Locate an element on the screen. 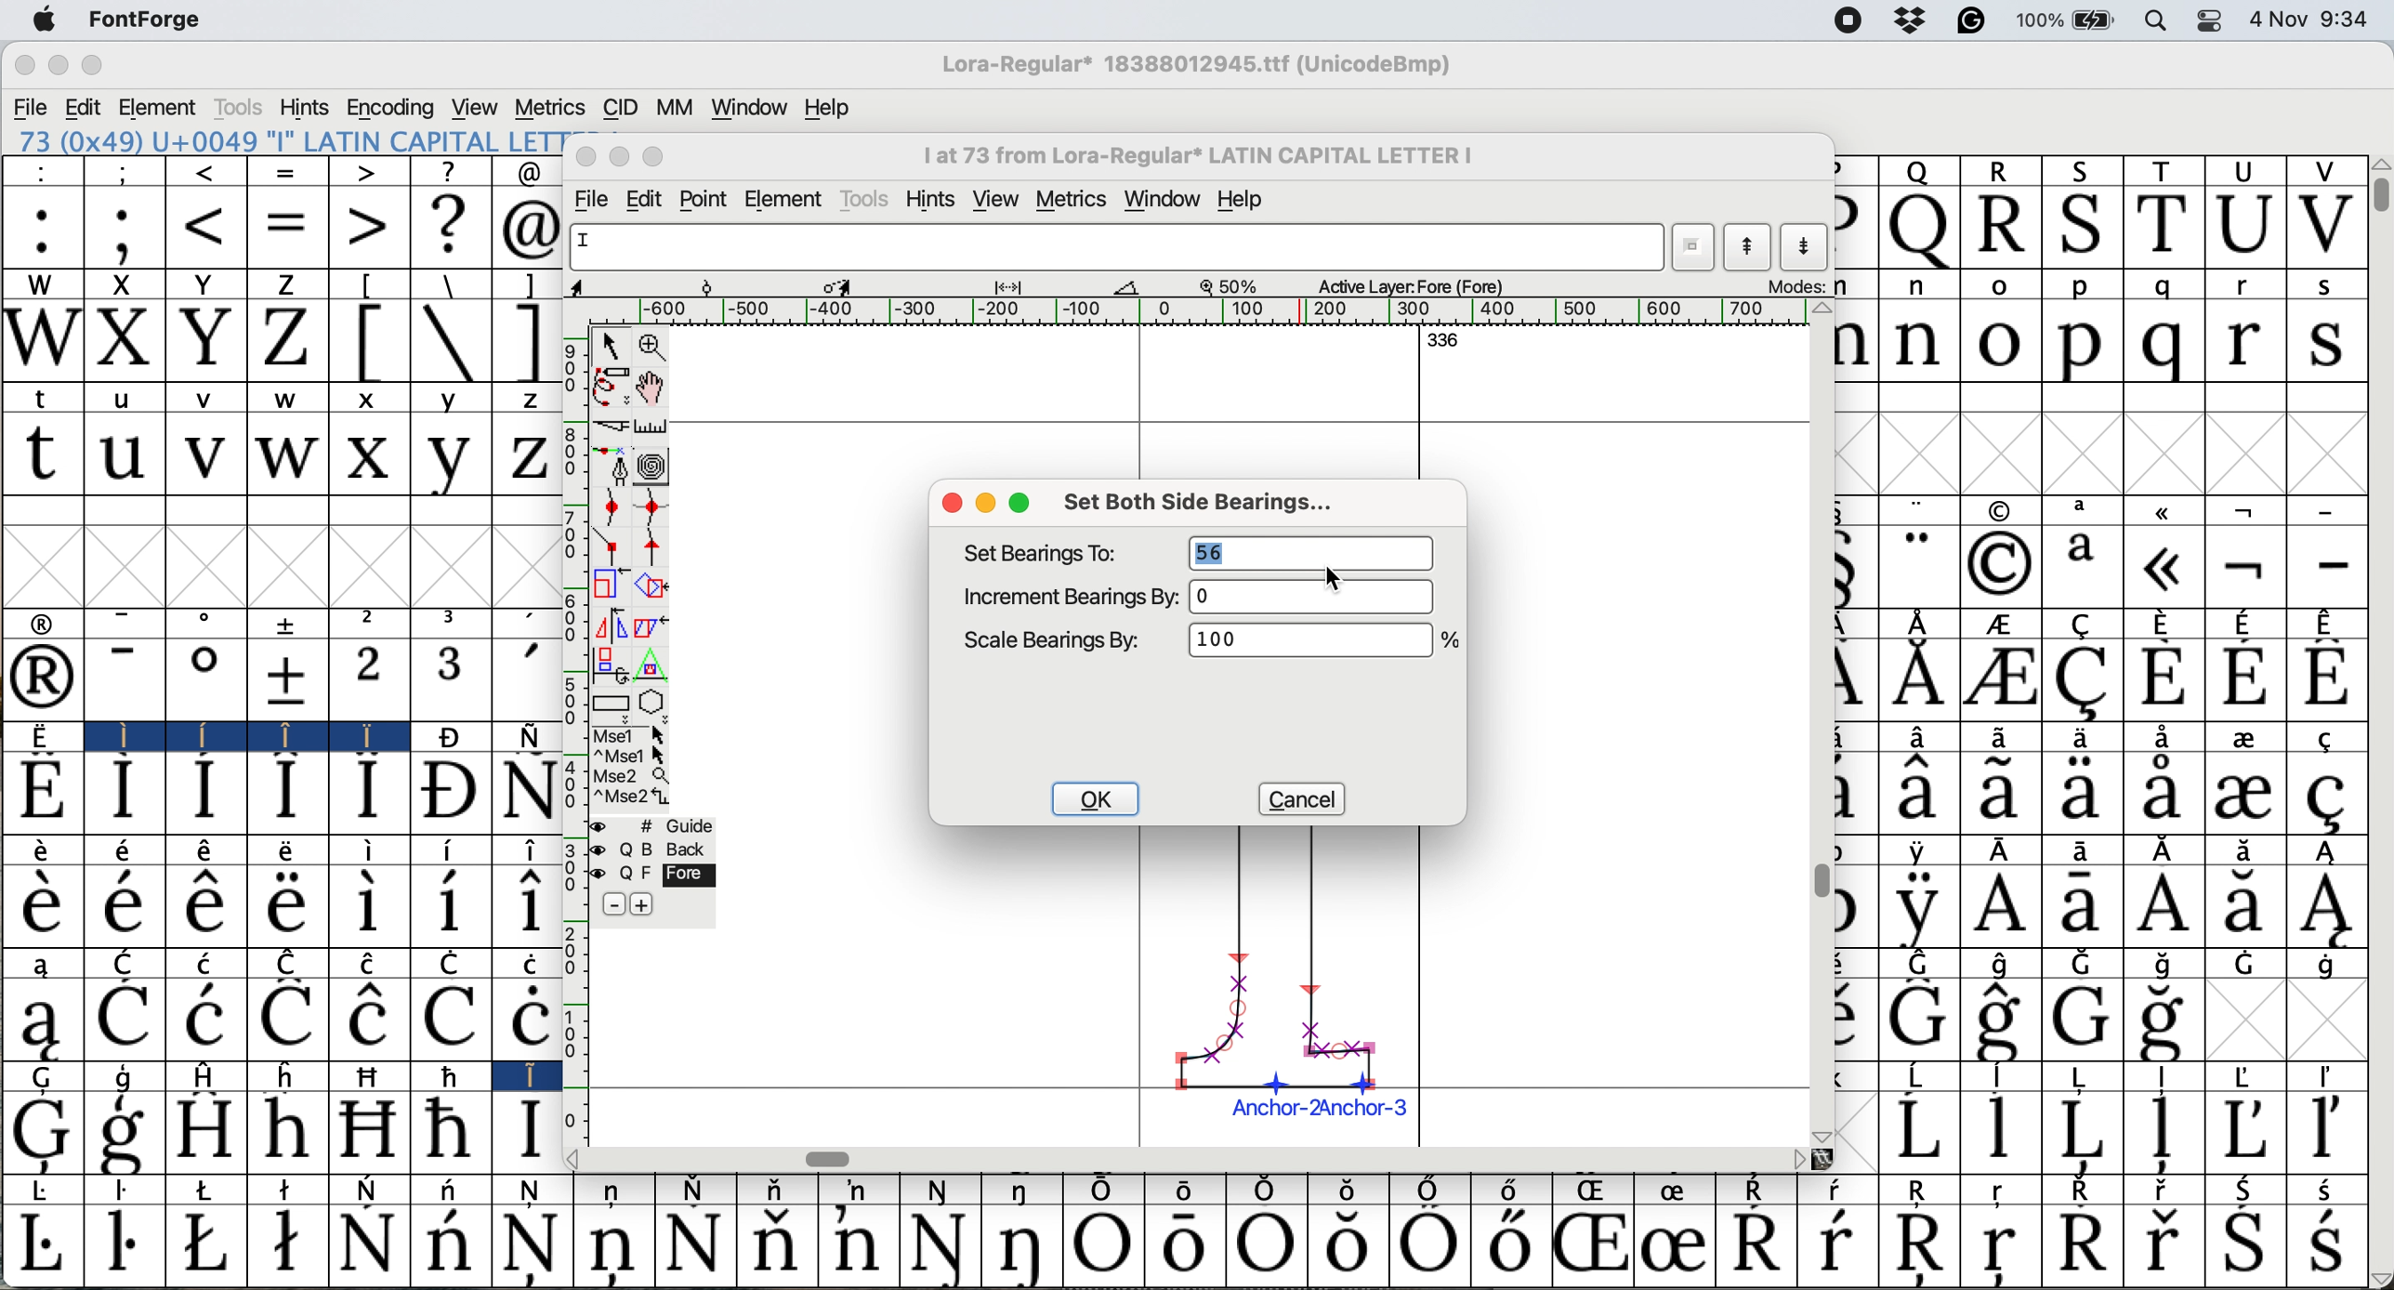 Image resolution: width=2394 pixels, height=1290 pixels. Symbol is located at coordinates (451, 850).